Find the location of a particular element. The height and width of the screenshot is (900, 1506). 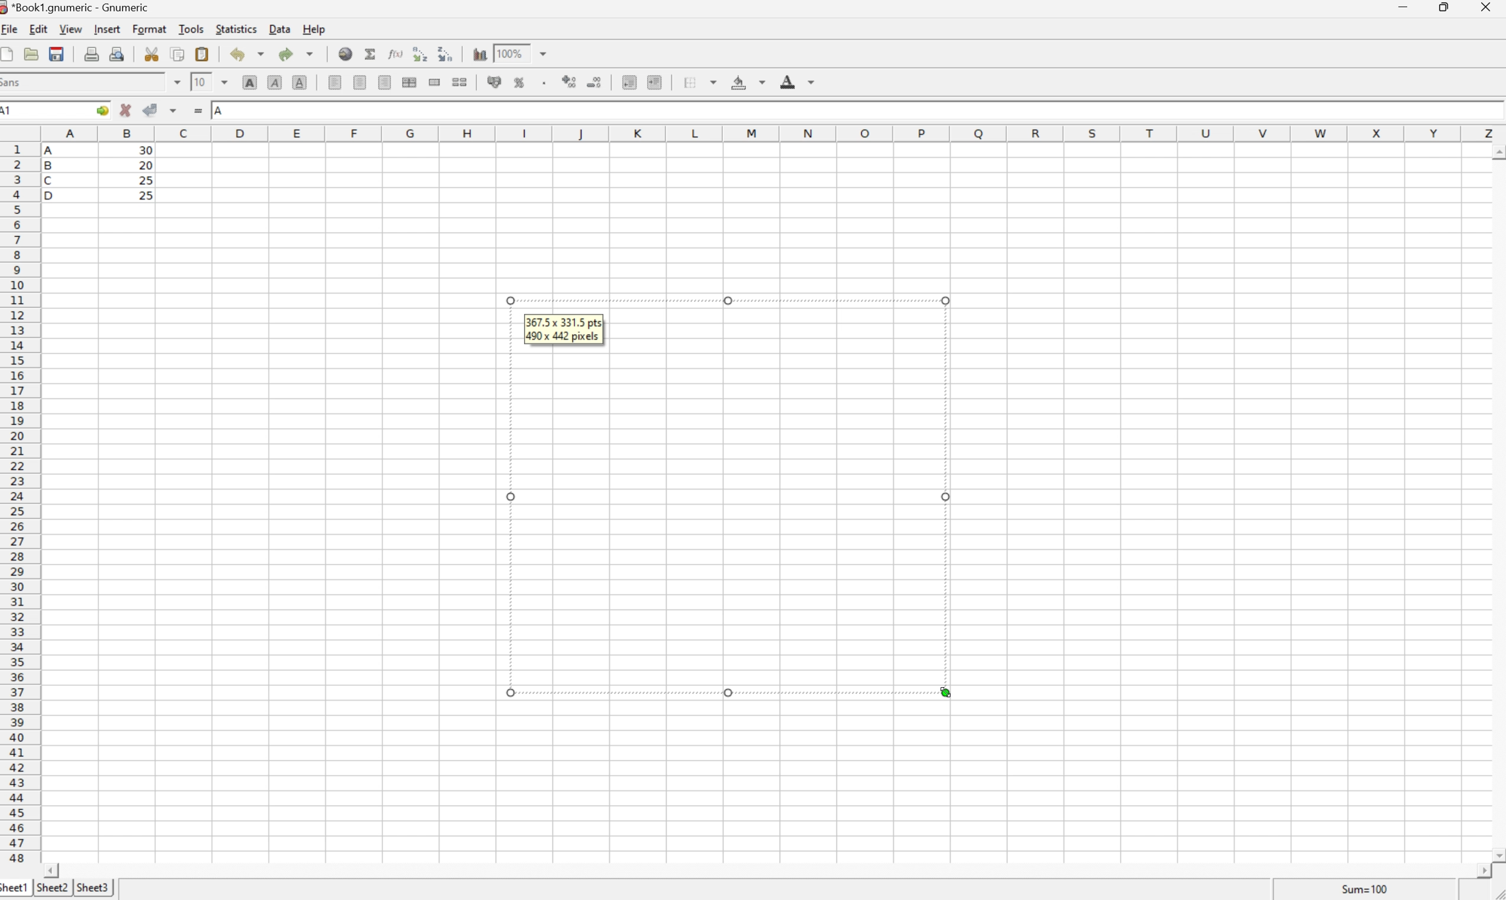

A is located at coordinates (220, 111).